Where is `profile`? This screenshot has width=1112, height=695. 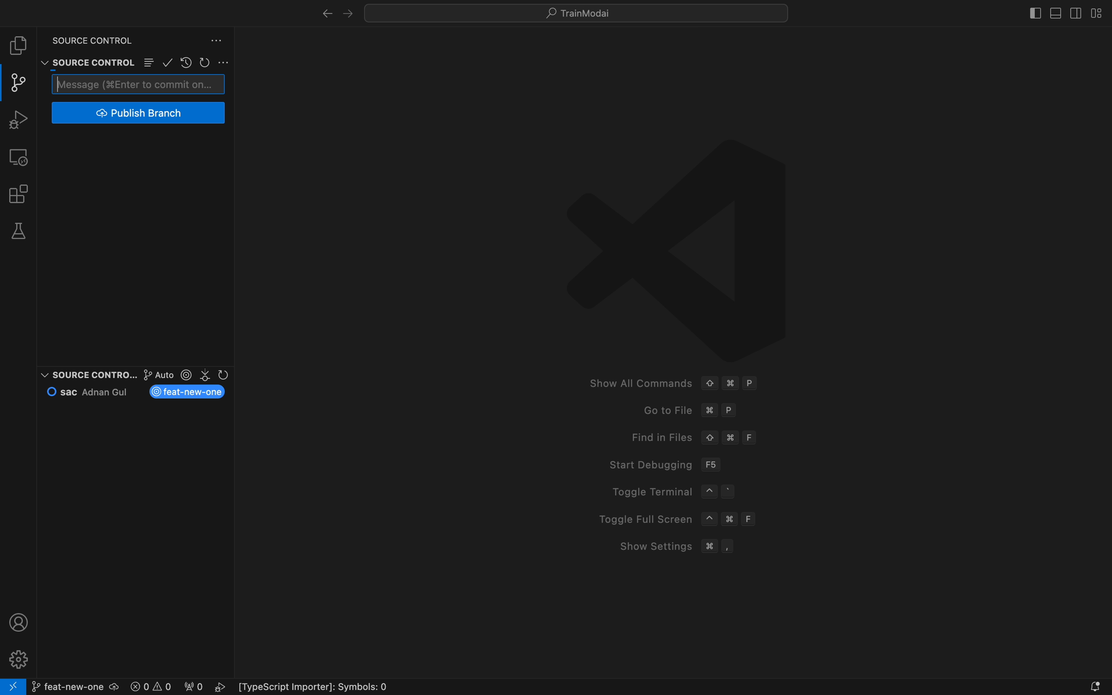 profile is located at coordinates (20, 622).